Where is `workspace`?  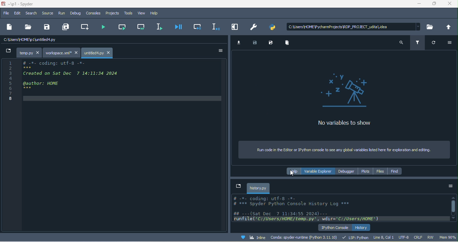 workspace is located at coordinates (62, 53).